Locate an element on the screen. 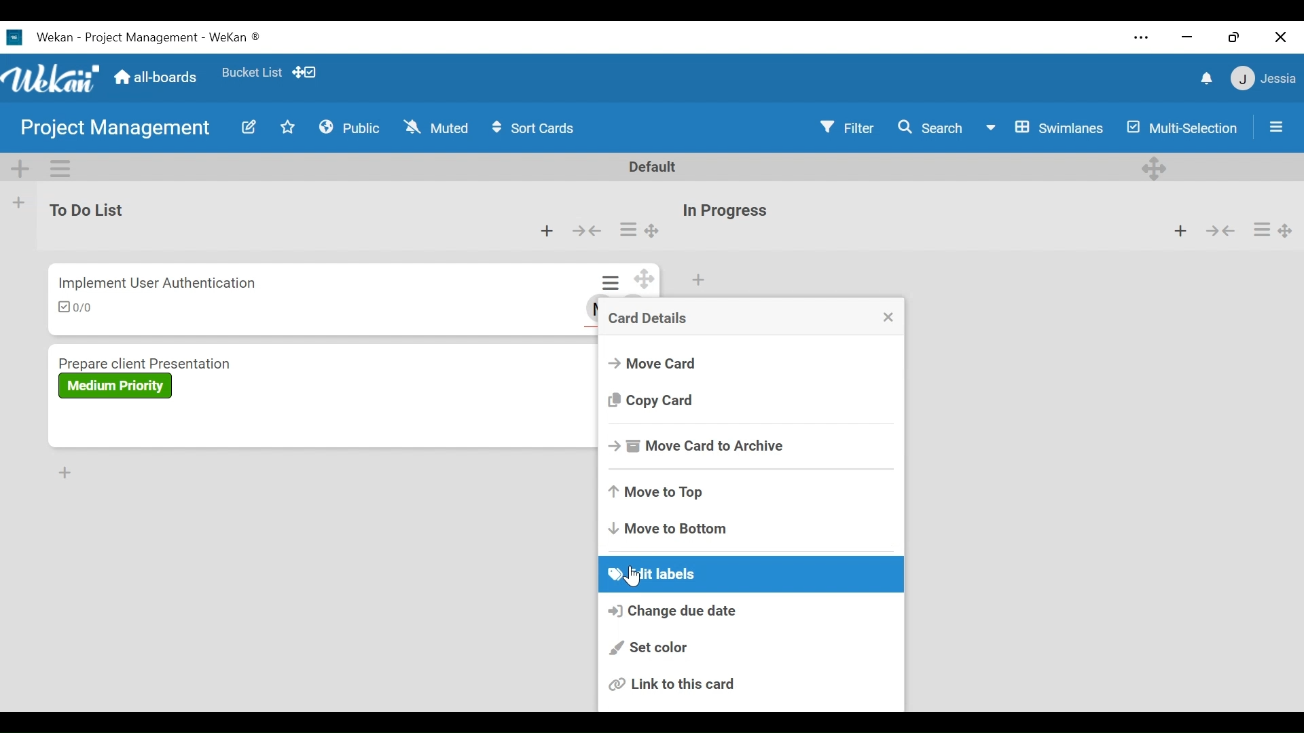 This screenshot has height=733, width=1304. Open/Close Sidebar is located at coordinates (1274, 126).